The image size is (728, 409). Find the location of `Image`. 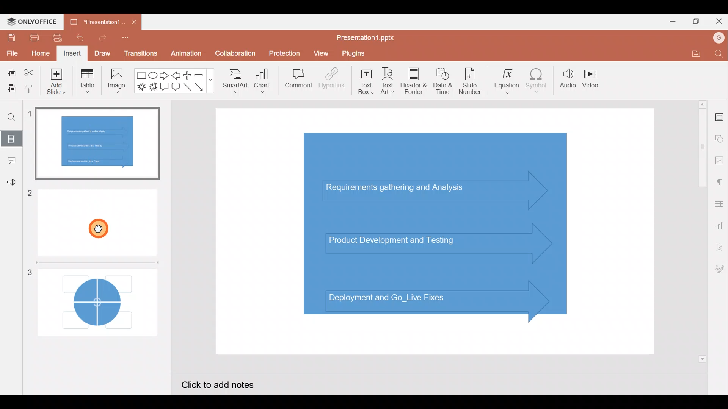

Image is located at coordinates (118, 84).